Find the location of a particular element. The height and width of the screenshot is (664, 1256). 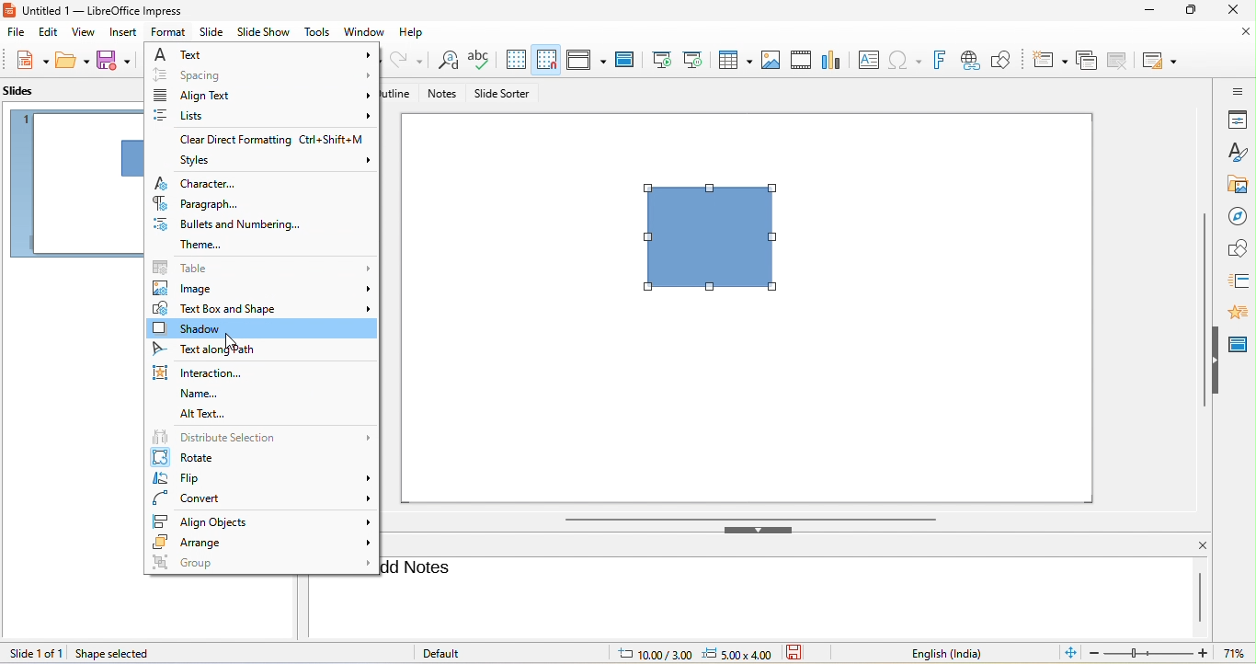

snap to grid is located at coordinates (548, 59).